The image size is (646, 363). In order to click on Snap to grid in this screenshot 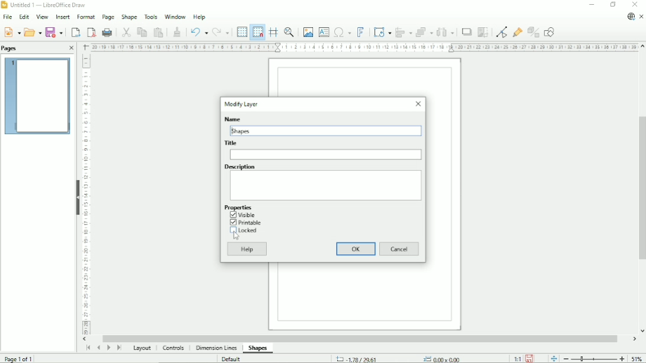, I will do `click(257, 32)`.